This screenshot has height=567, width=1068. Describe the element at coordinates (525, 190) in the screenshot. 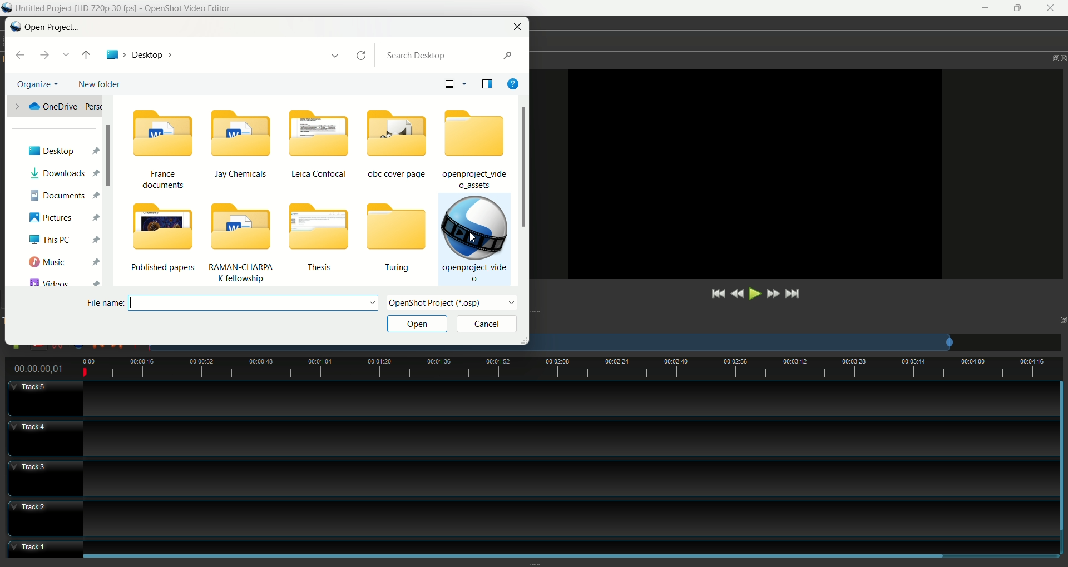

I see `scroll bar` at that location.